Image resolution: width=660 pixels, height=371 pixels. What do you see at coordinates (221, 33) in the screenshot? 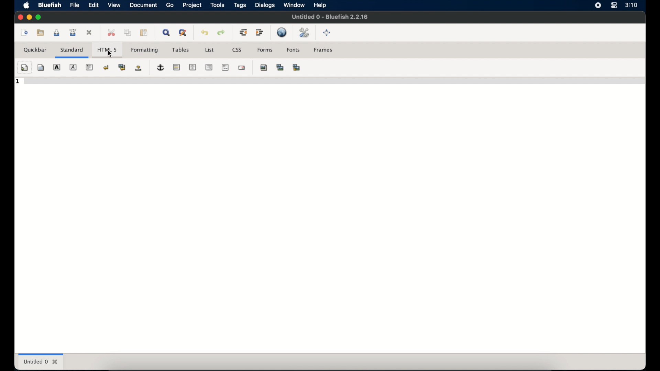
I see `redo` at bounding box center [221, 33].